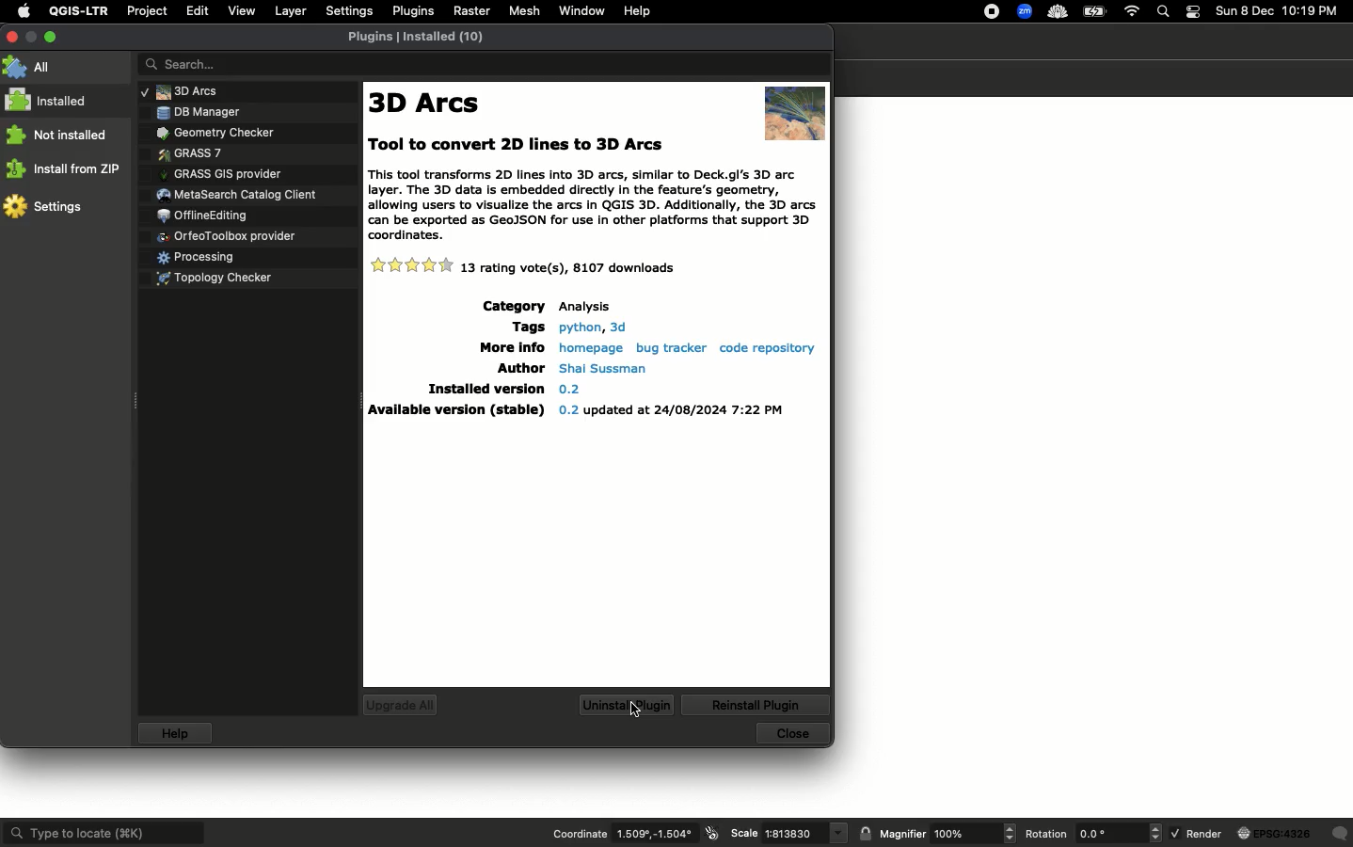 This screenshot has height=847, width=1353. I want to click on Plugins, so click(223, 276).